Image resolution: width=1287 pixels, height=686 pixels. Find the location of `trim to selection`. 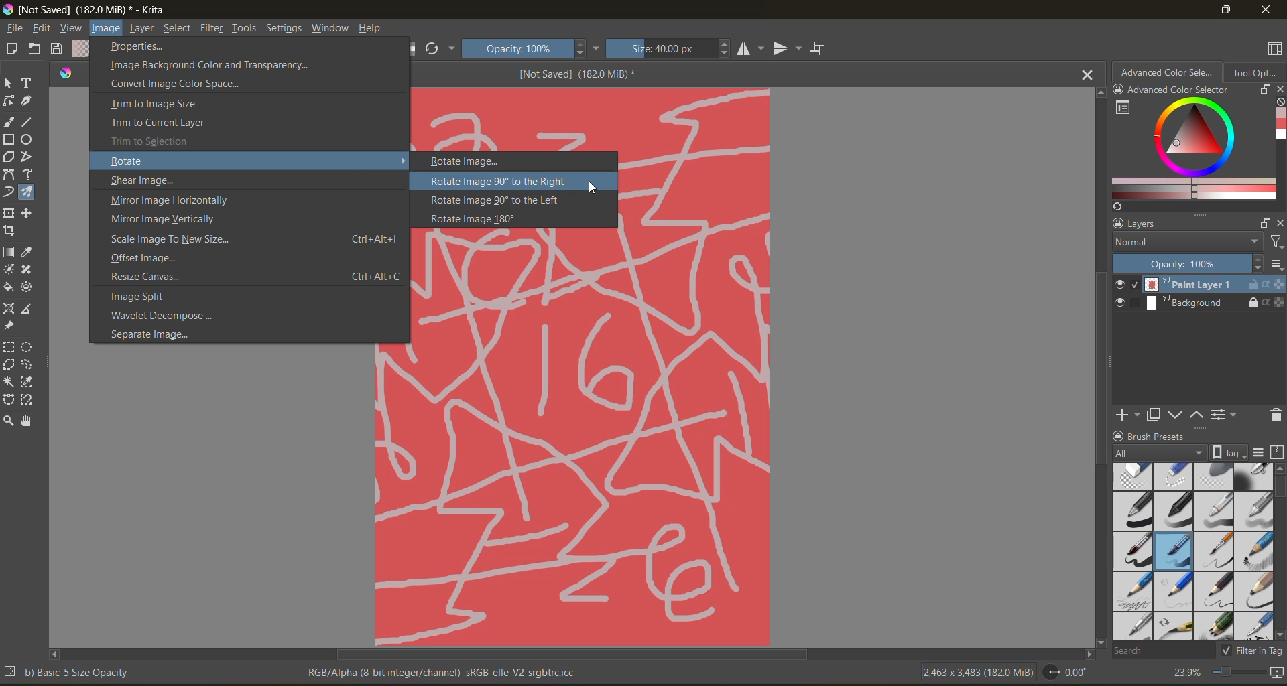

trim to selection is located at coordinates (160, 139).